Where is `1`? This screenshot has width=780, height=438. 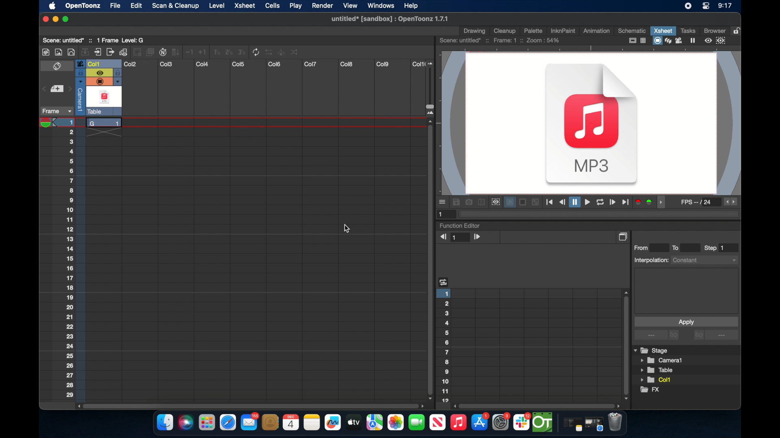 1 is located at coordinates (444, 214).